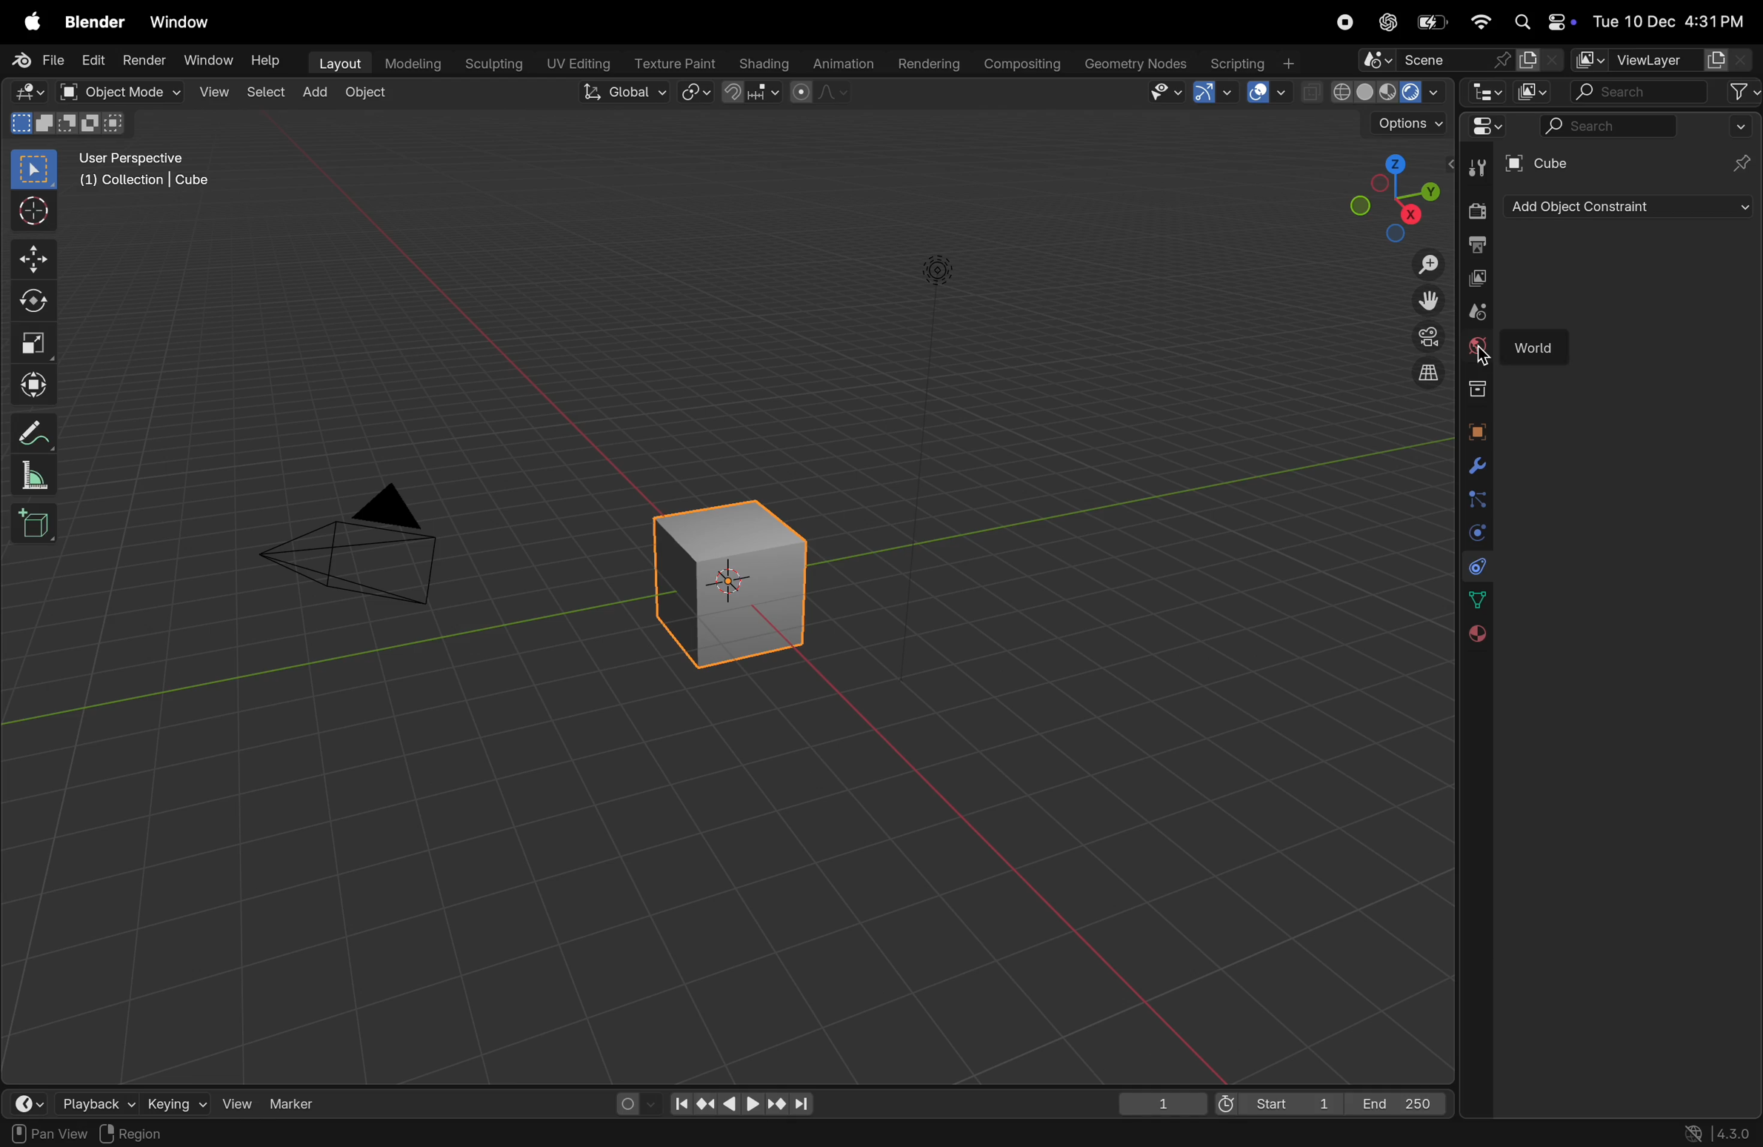 The width and height of the screenshot is (1763, 1147). I want to click on World, so click(1477, 348).